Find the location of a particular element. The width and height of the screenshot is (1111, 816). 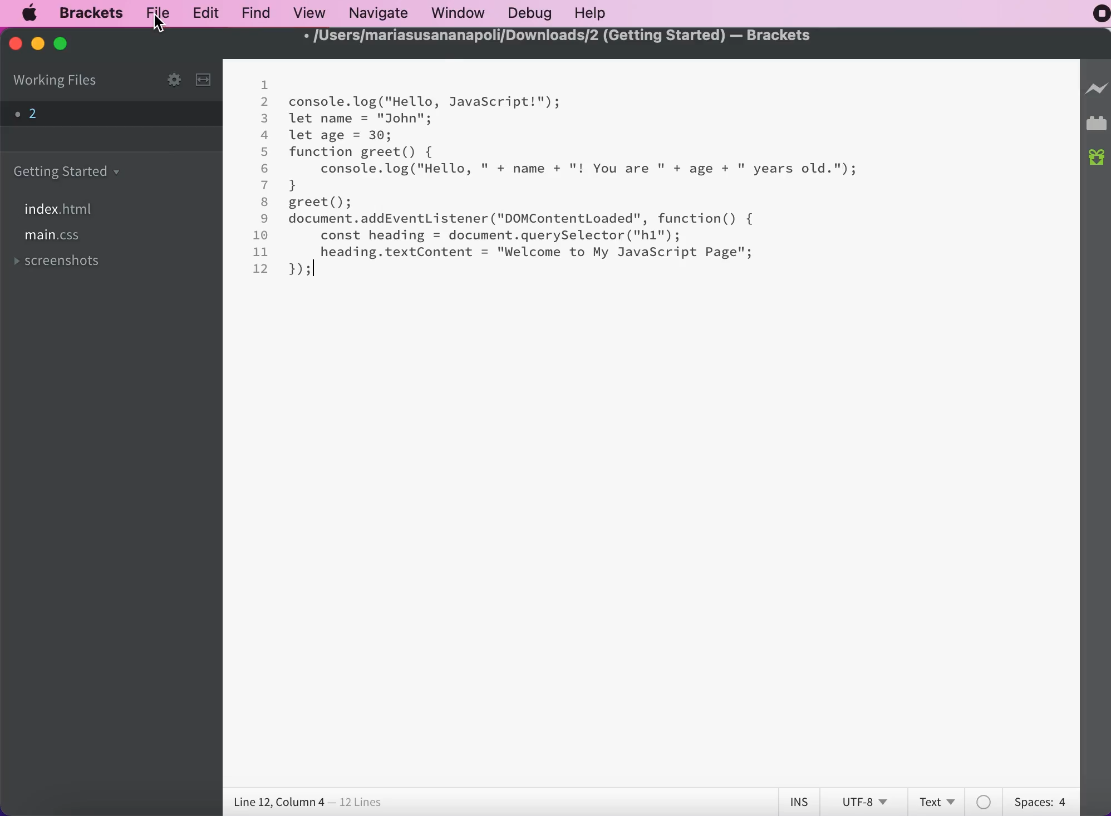

/Users/mariasusananapoli/Downloads/2 (Getting Started) — Brackets is located at coordinates (553, 36).